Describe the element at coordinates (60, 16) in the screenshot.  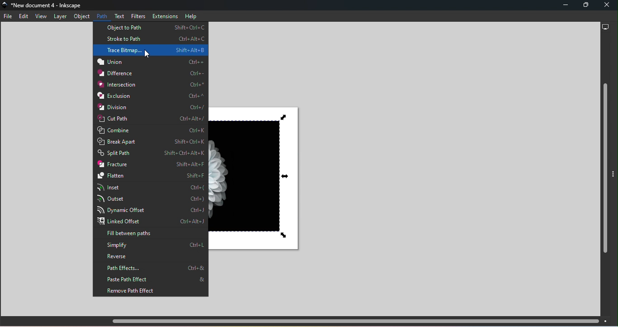
I see `Layer` at that location.